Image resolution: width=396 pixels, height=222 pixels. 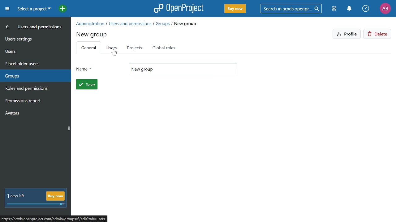 I want to click on Delete, so click(x=378, y=35).